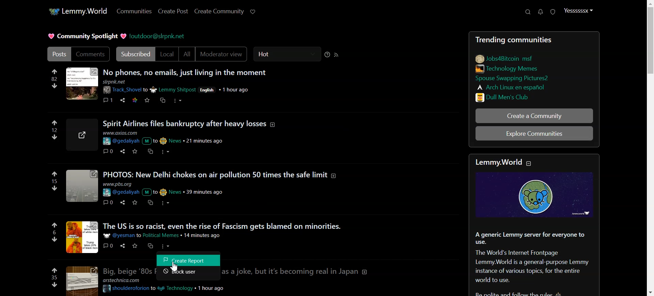 This screenshot has height=296, width=654. I want to click on Posts, so click(186, 71).